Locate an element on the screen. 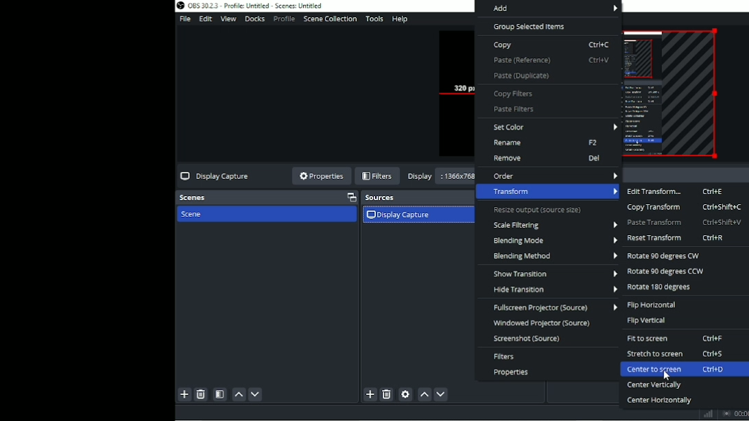 This screenshot has width=749, height=421. Rotate 90 degrees CW is located at coordinates (668, 256).